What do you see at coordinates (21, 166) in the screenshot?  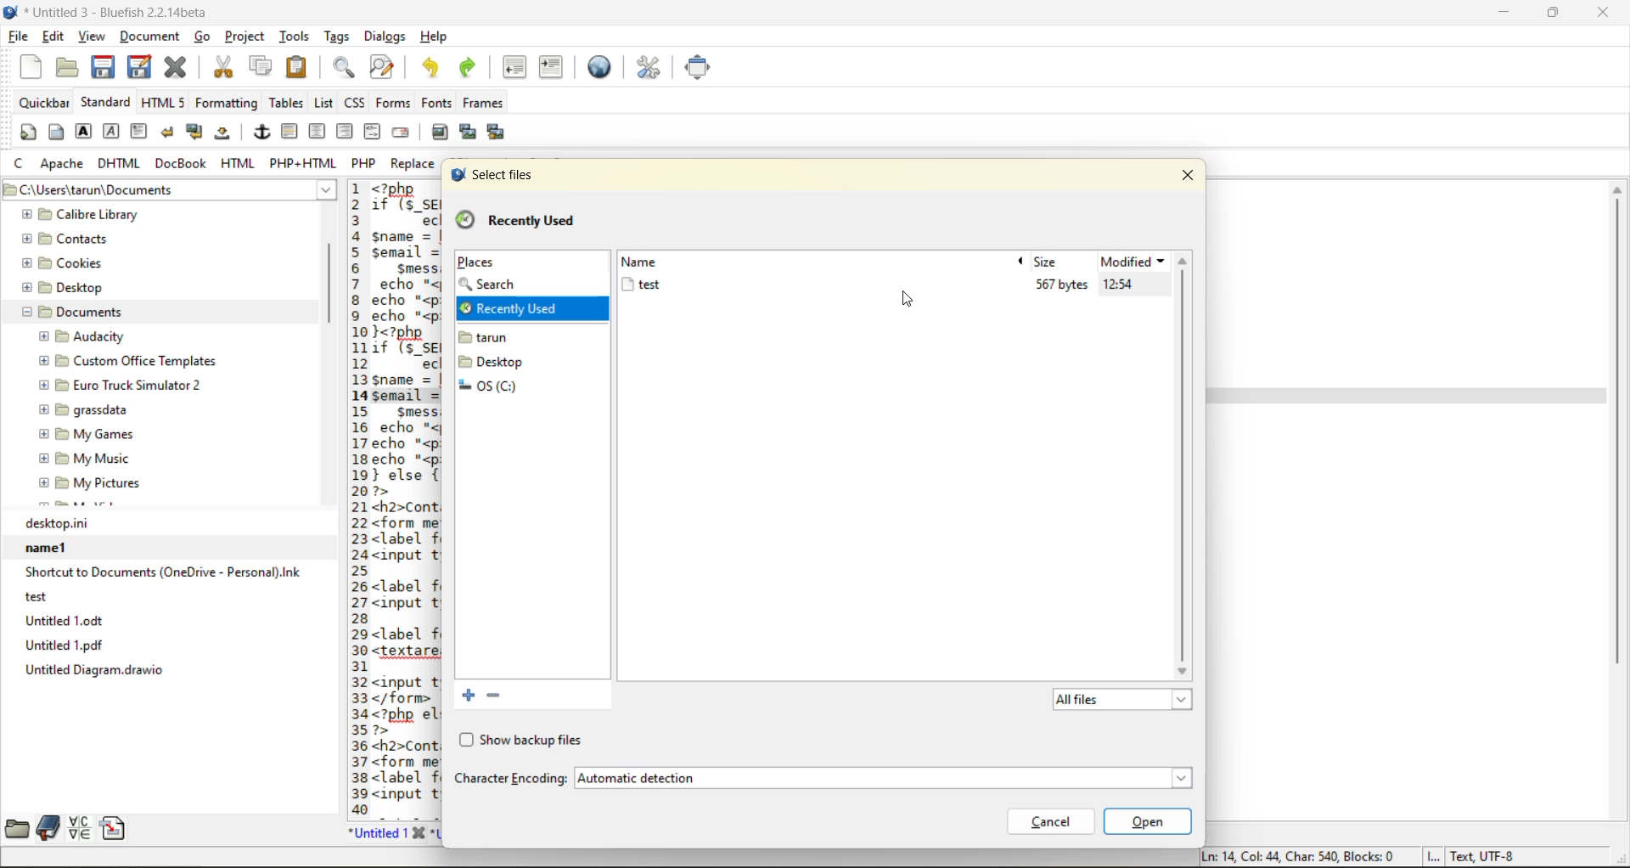 I see `c` at bounding box center [21, 166].